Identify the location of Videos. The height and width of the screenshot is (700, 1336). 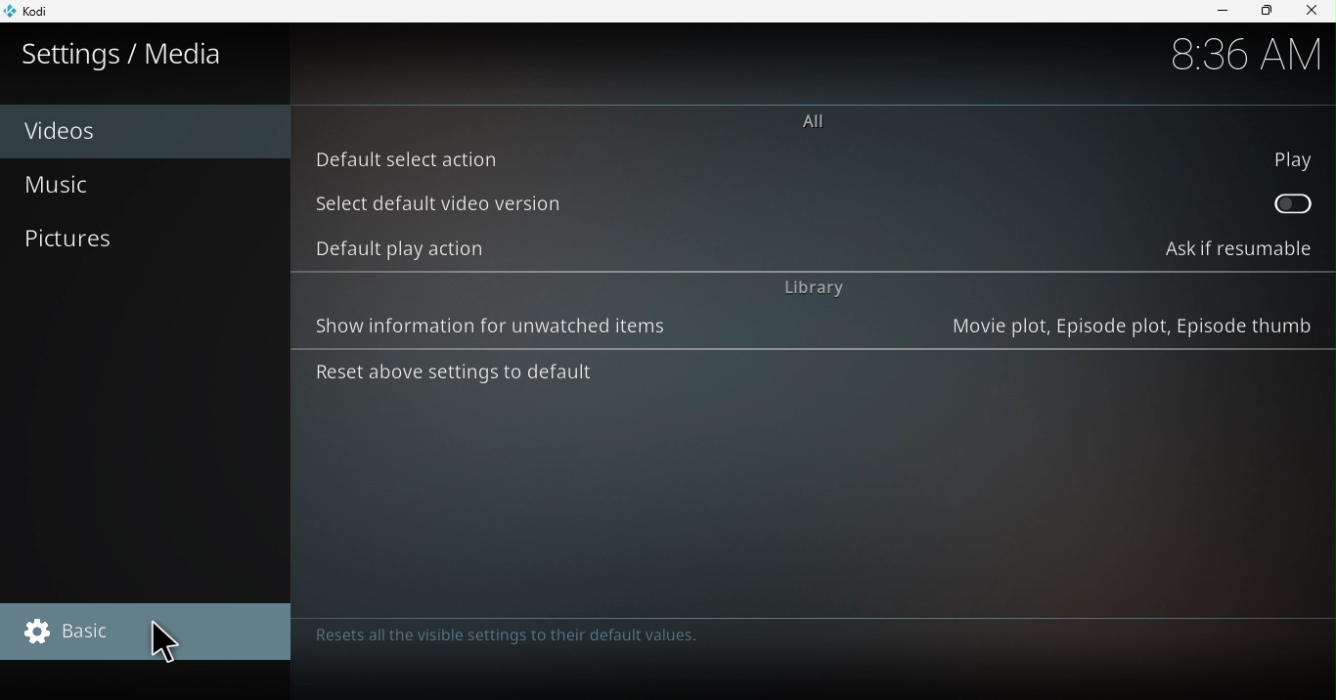
(145, 127).